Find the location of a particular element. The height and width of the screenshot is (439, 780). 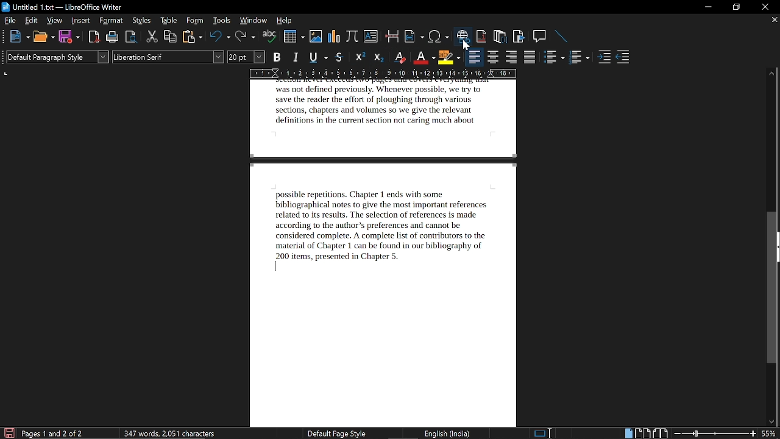

save is located at coordinates (69, 36).